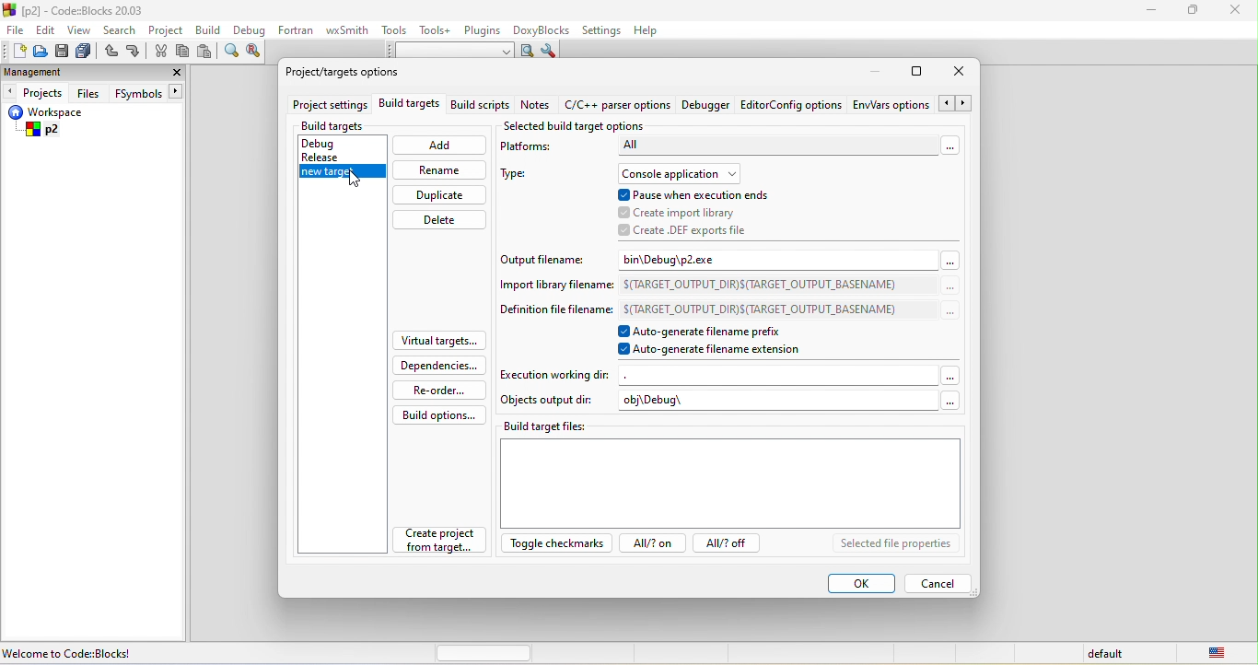 The height and width of the screenshot is (665, 1258). I want to click on save everything, so click(87, 51).